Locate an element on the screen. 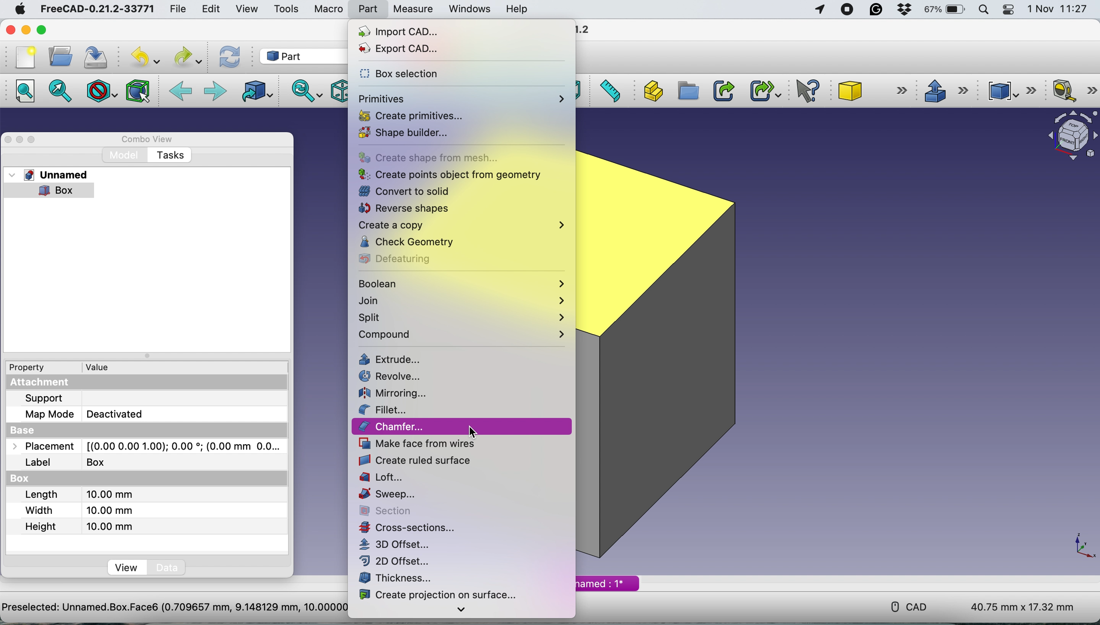 The height and width of the screenshot is (625, 1100). boolean is located at coordinates (461, 283).